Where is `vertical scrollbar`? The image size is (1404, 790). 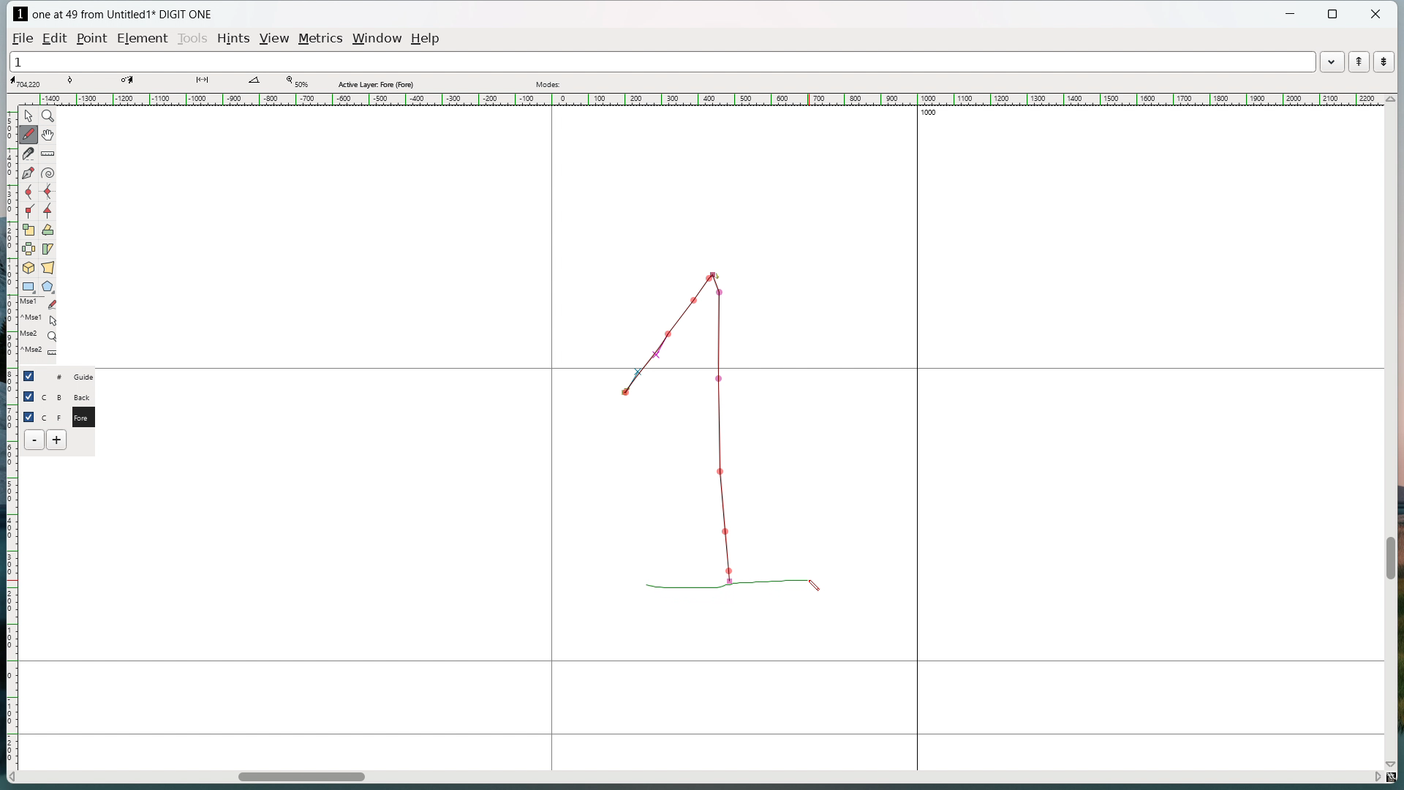 vertical scrollbar is located at coordinates (1389, 558).